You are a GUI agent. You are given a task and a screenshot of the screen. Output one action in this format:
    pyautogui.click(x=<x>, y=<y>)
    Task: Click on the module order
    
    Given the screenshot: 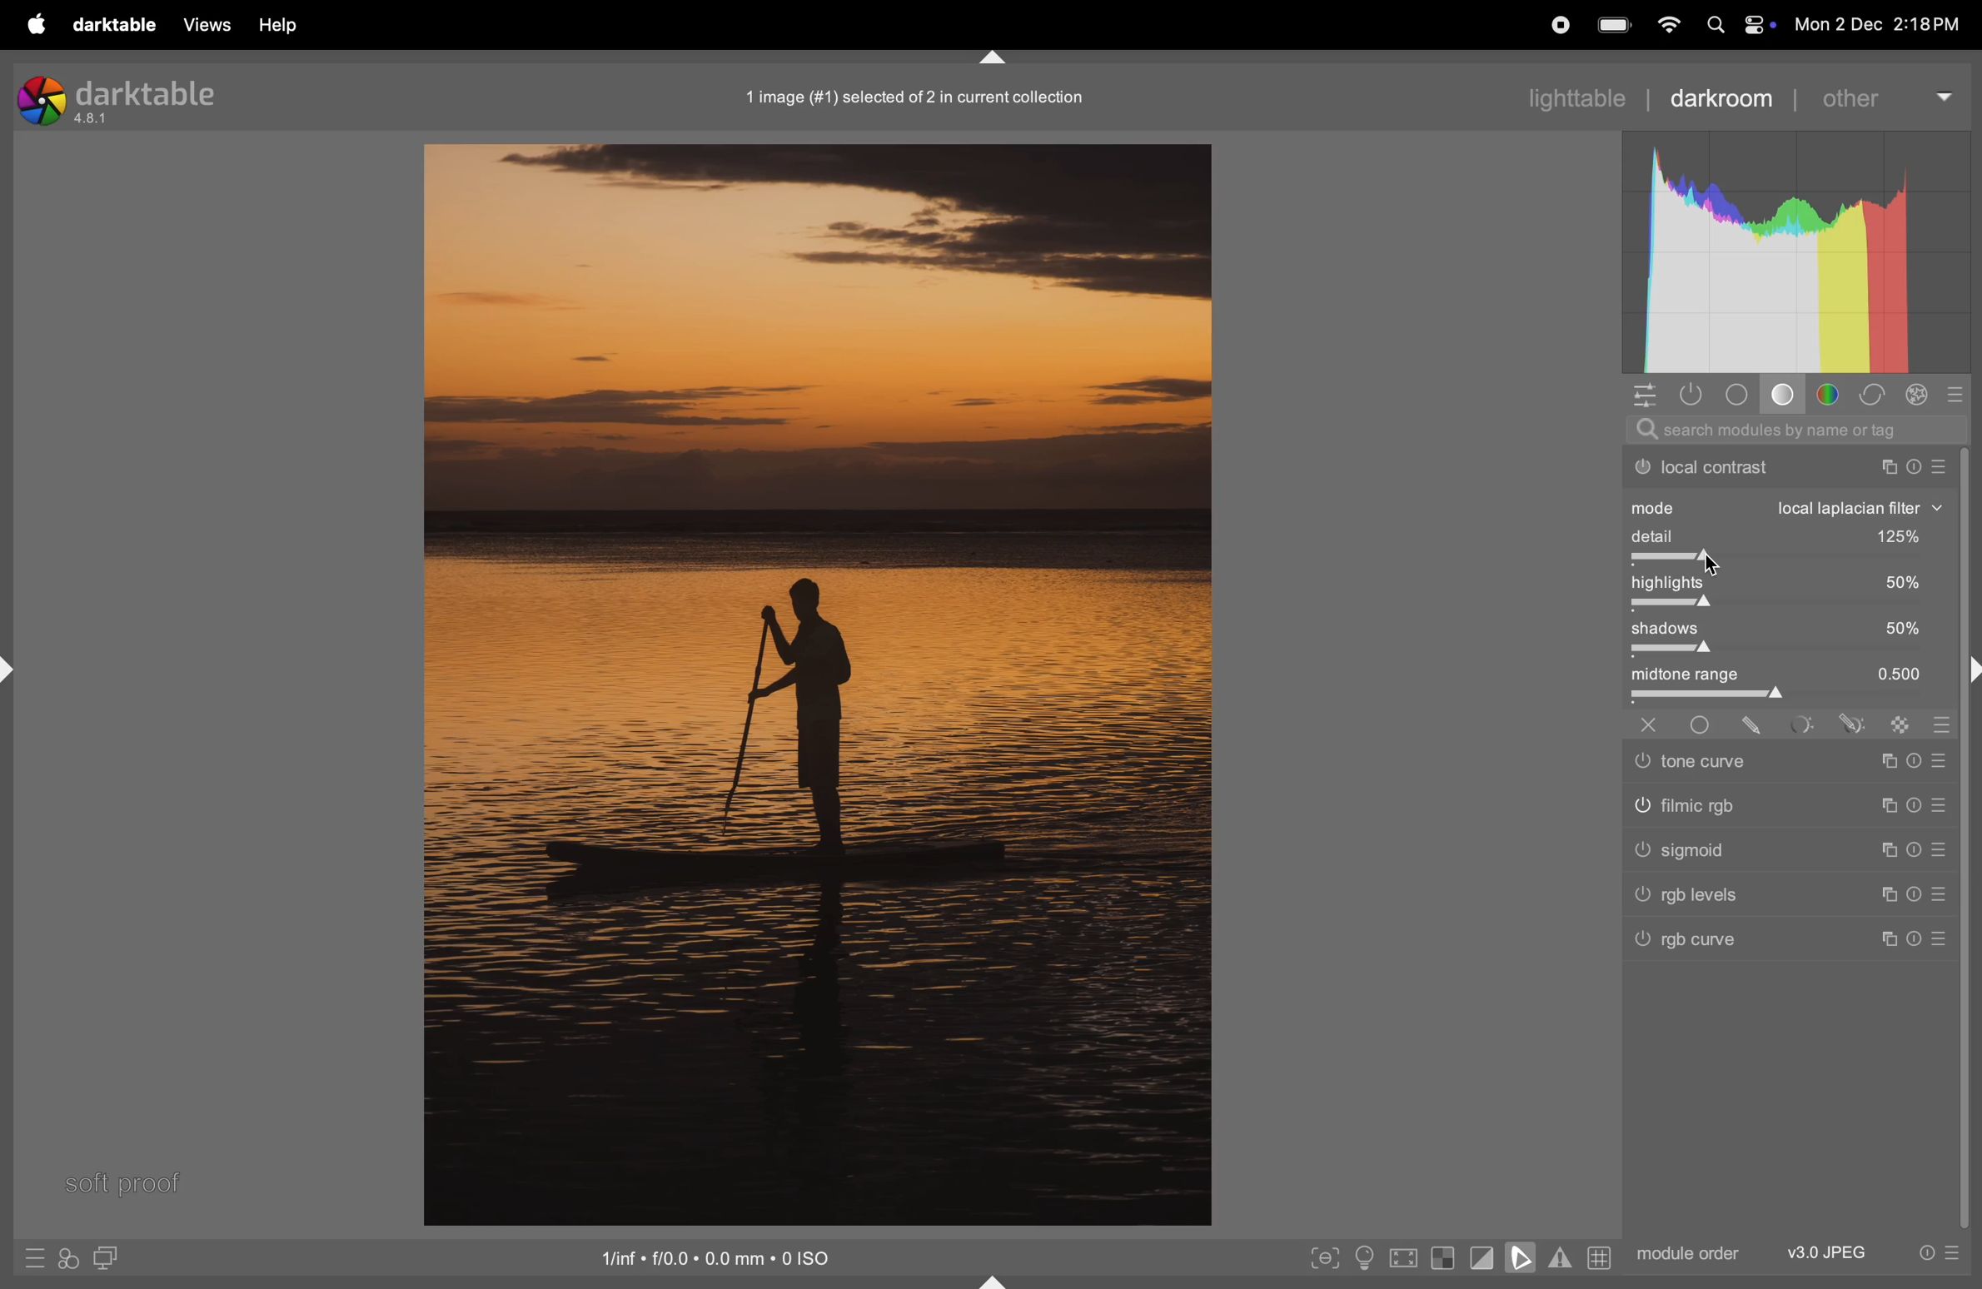 What is the action you would take?
    pyautogui.click(x=1684, y=1253)
    